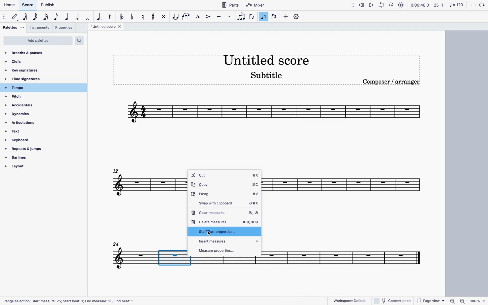 The height and width of the screenshot is (305, 488). What do you see at coordinates (81, 41) in the screenshot?
I see `search` at bounding box center [81, 41].